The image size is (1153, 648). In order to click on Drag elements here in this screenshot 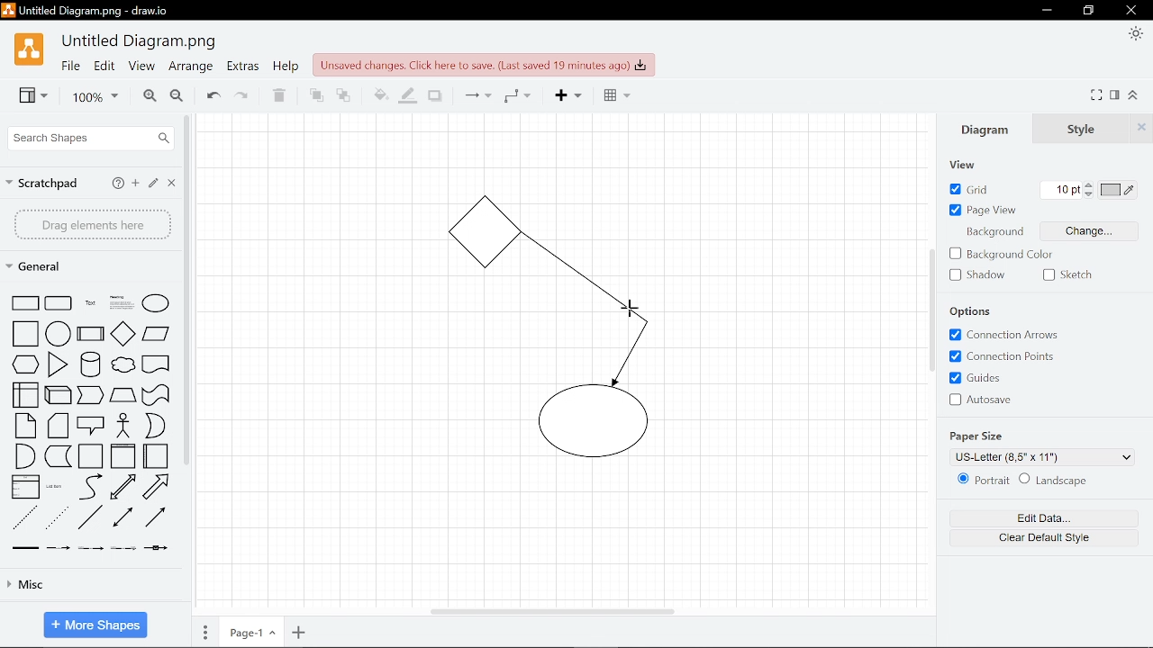, I will do `click(92, 224)`.